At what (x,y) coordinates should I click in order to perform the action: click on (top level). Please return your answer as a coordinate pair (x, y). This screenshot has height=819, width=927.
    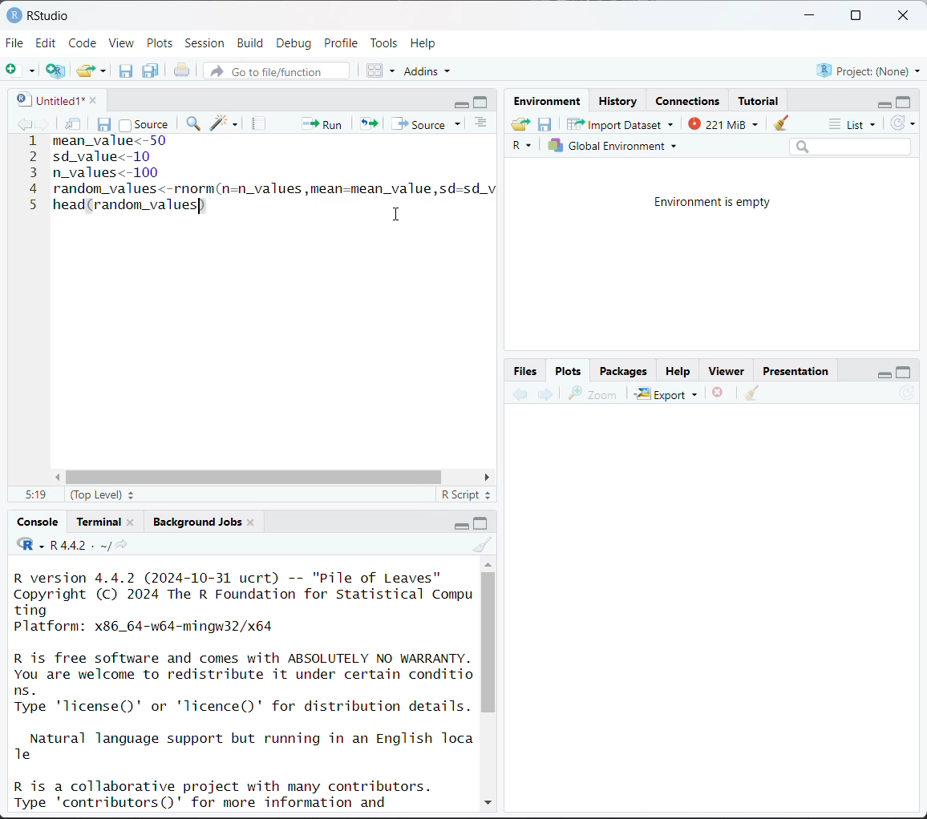
    Looking at the image, I should click on (104, 494).